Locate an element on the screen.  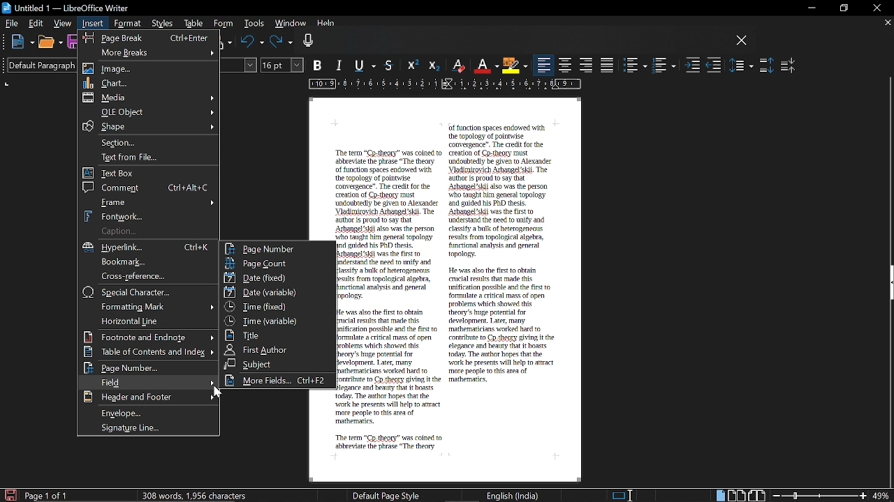
Form is located at coordinates (223, 24).